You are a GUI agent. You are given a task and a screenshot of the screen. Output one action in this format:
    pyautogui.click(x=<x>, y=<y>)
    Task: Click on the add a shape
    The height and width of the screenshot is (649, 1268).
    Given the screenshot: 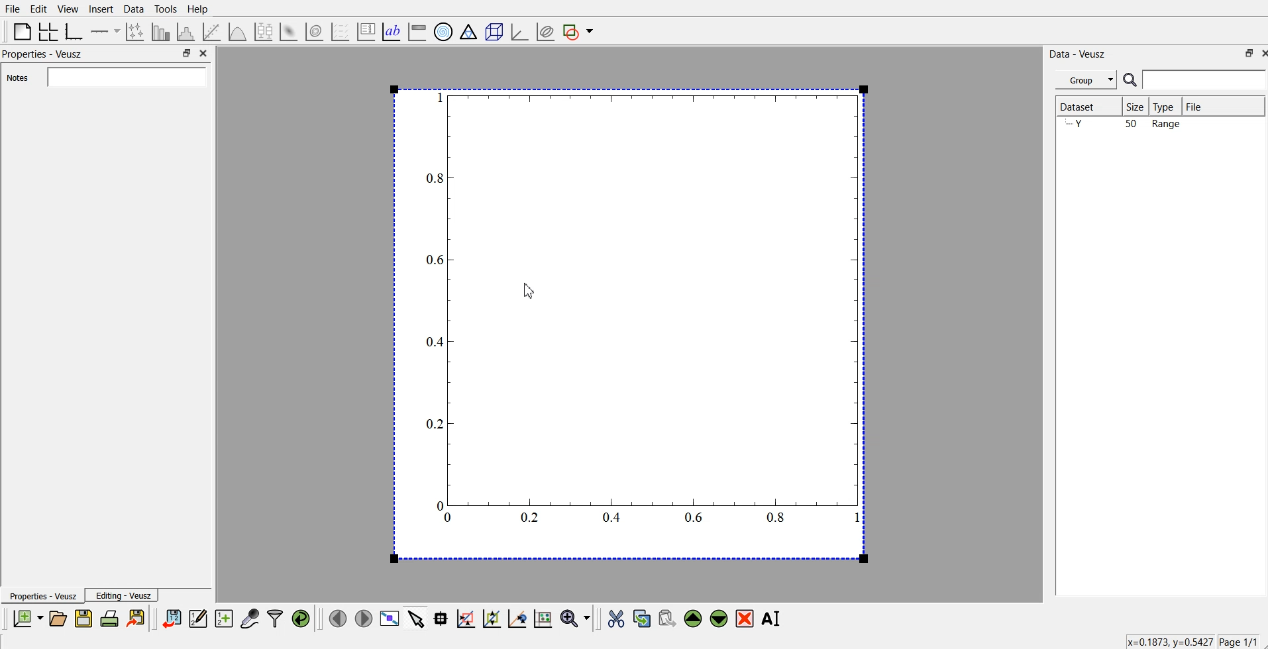 What is the action you would take?
    pyautogui.click(x=580, y=31)
    